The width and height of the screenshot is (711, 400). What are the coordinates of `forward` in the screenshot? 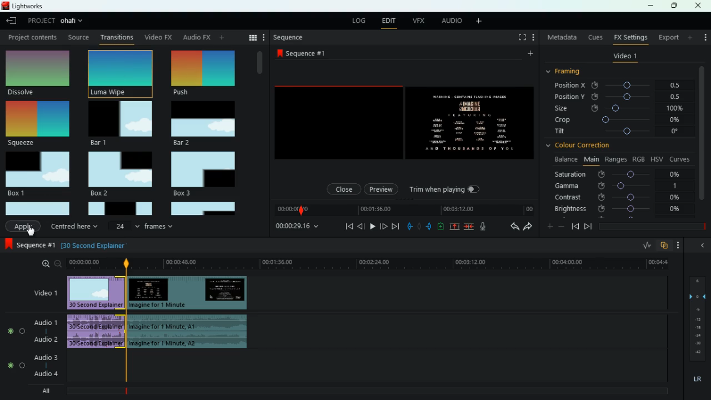 It's located at (395, 227).